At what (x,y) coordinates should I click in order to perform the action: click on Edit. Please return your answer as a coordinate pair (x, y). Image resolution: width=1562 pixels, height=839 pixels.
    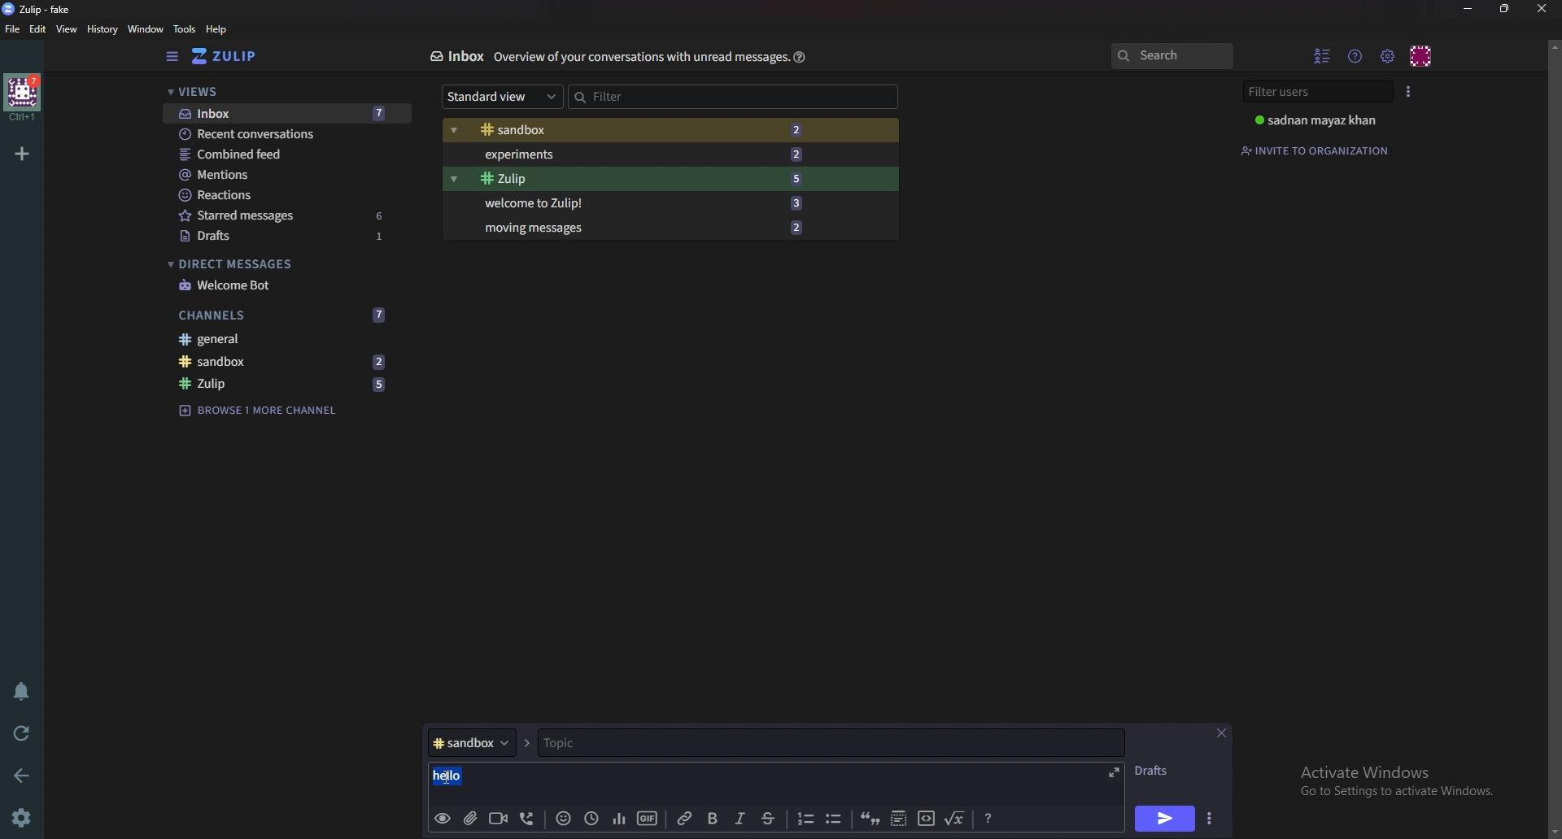
    Looking at the image, I should click on (38, 32).